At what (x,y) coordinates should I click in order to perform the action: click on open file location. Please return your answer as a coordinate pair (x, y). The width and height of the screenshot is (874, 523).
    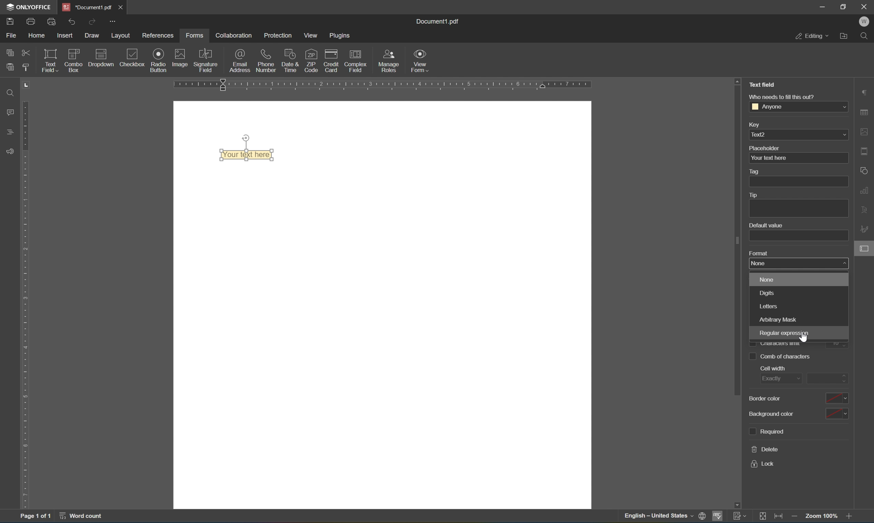
    Looking at the image, I should click on (845, 37).